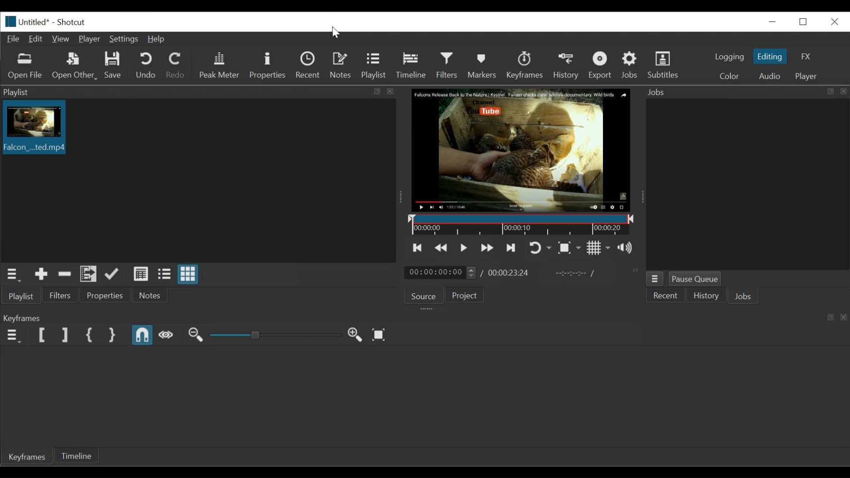 Image resolution: width=850 pixels, height=478 pixels. What do you see at coordinates (626, 249) in the screenshot?
I see `show the volume control ` at bounding box center [626, 249].